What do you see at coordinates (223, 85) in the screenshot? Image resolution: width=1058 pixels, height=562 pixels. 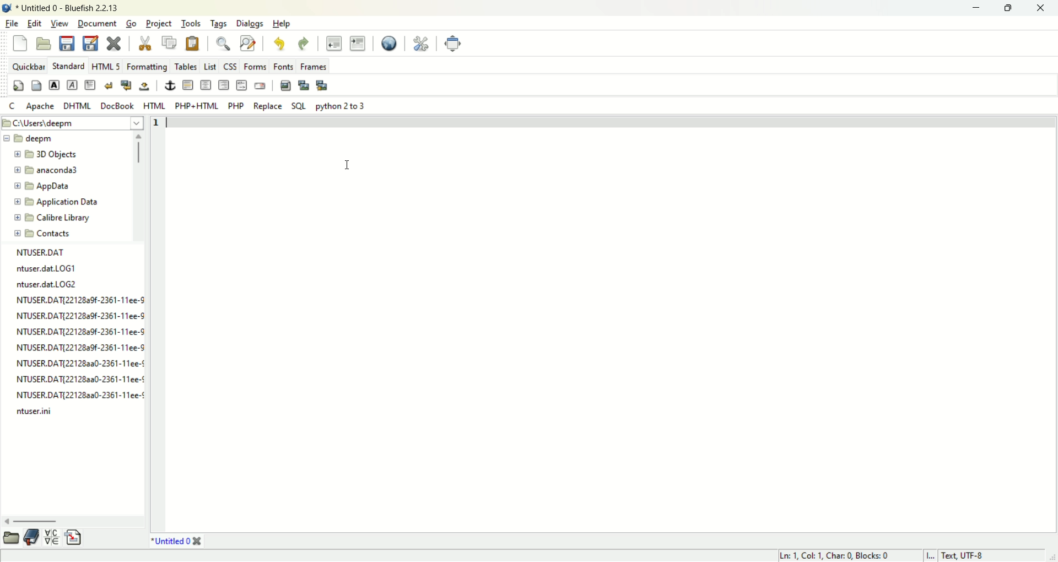 I see `right justify` at bounding box center [223, 85].